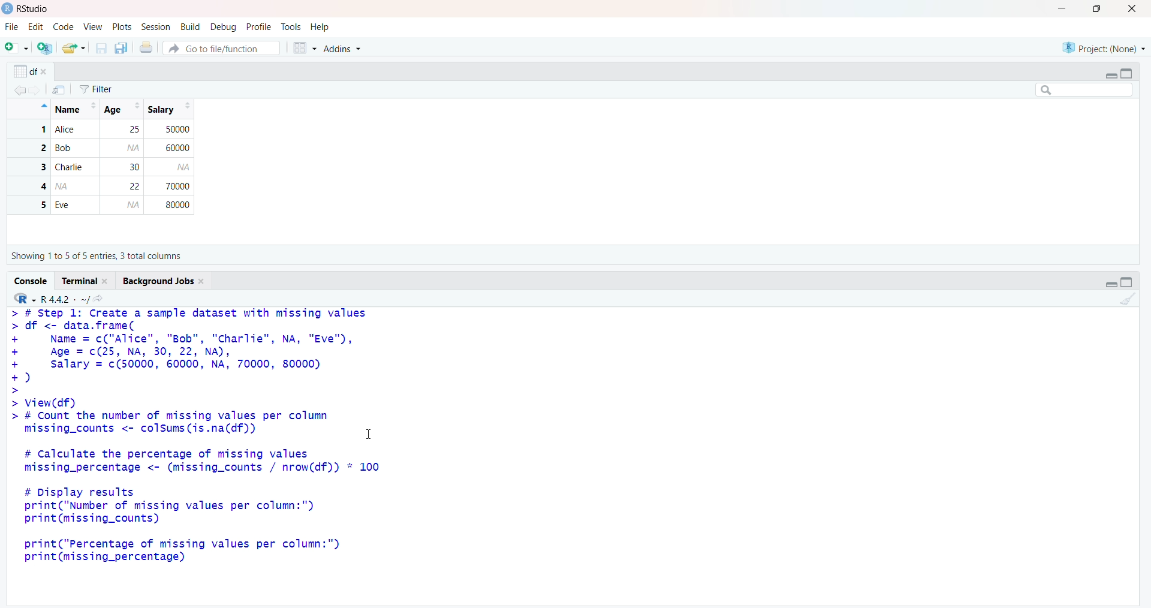 The image size is (1151, 608). Describe the element at coordinates (1060, 8) in the screenshot. I see `Minimize` at that location.